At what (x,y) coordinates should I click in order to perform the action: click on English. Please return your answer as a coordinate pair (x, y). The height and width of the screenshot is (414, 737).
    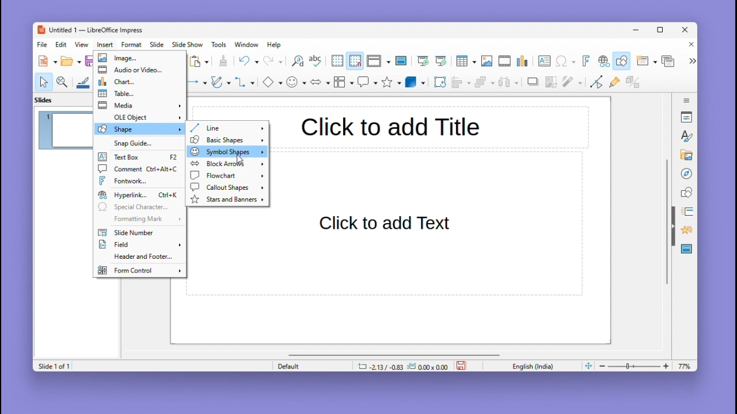
    Looking at the image, I should click on (535, 366).